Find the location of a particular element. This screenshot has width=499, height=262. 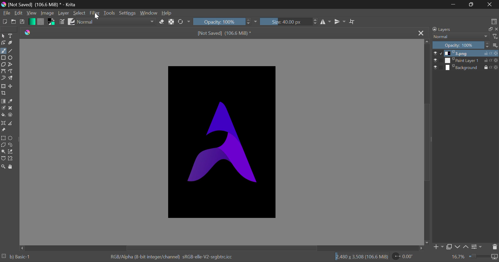

Edit is located at coordinates (18, 13).